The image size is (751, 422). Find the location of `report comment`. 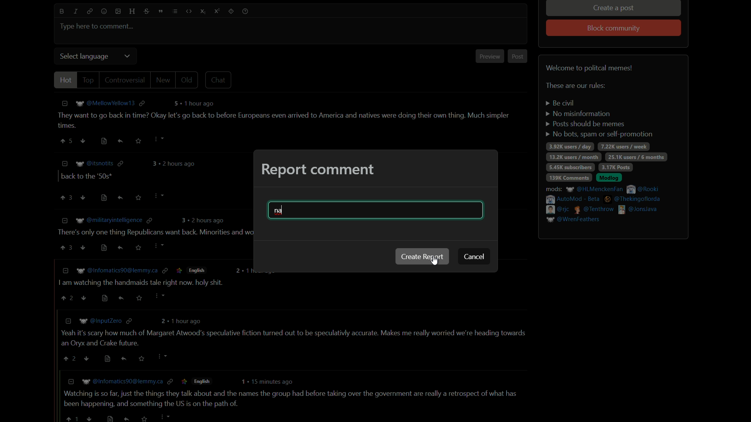

report comment is located at coordinates (320, 170).